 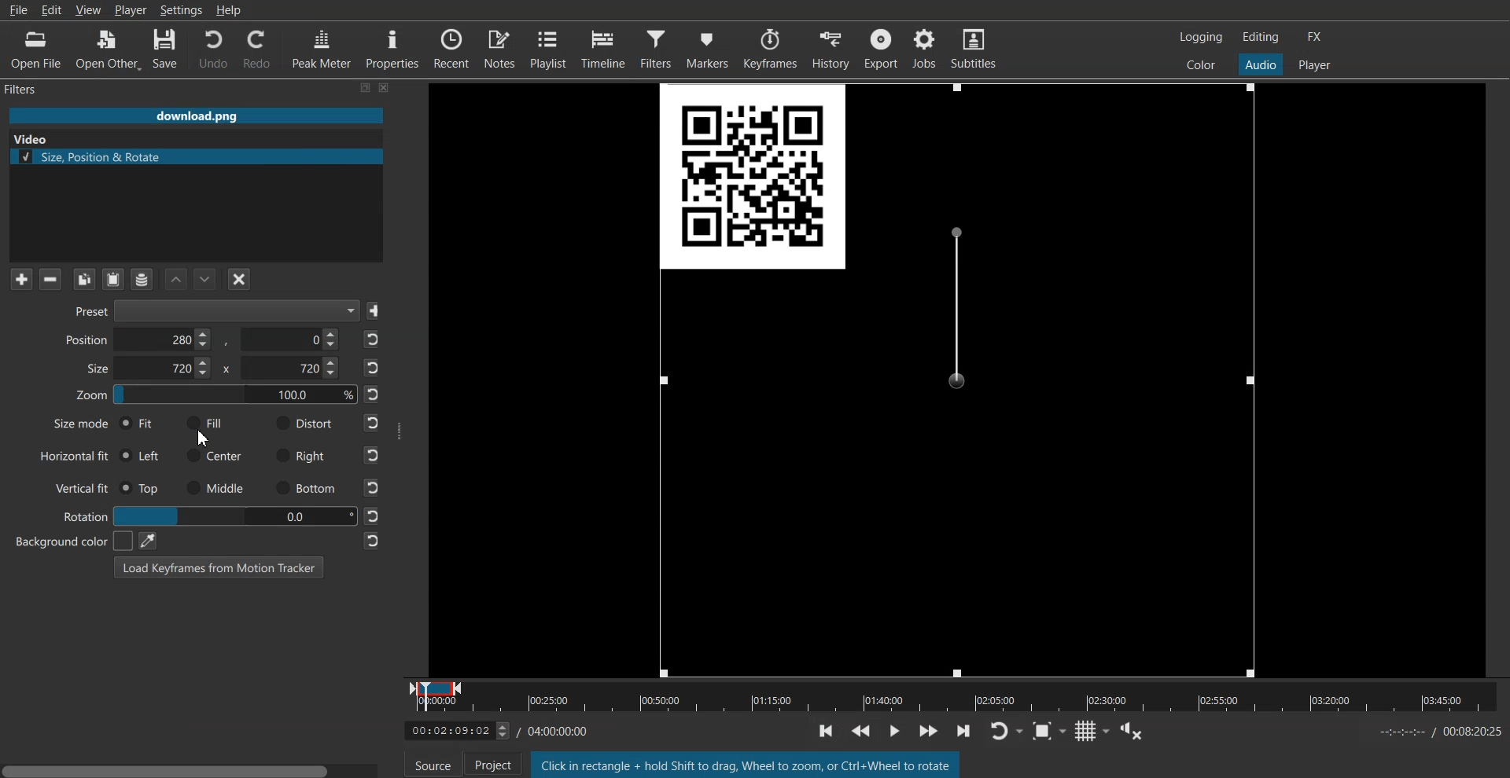 I want to click on Undo, so click(x=212, y=50).